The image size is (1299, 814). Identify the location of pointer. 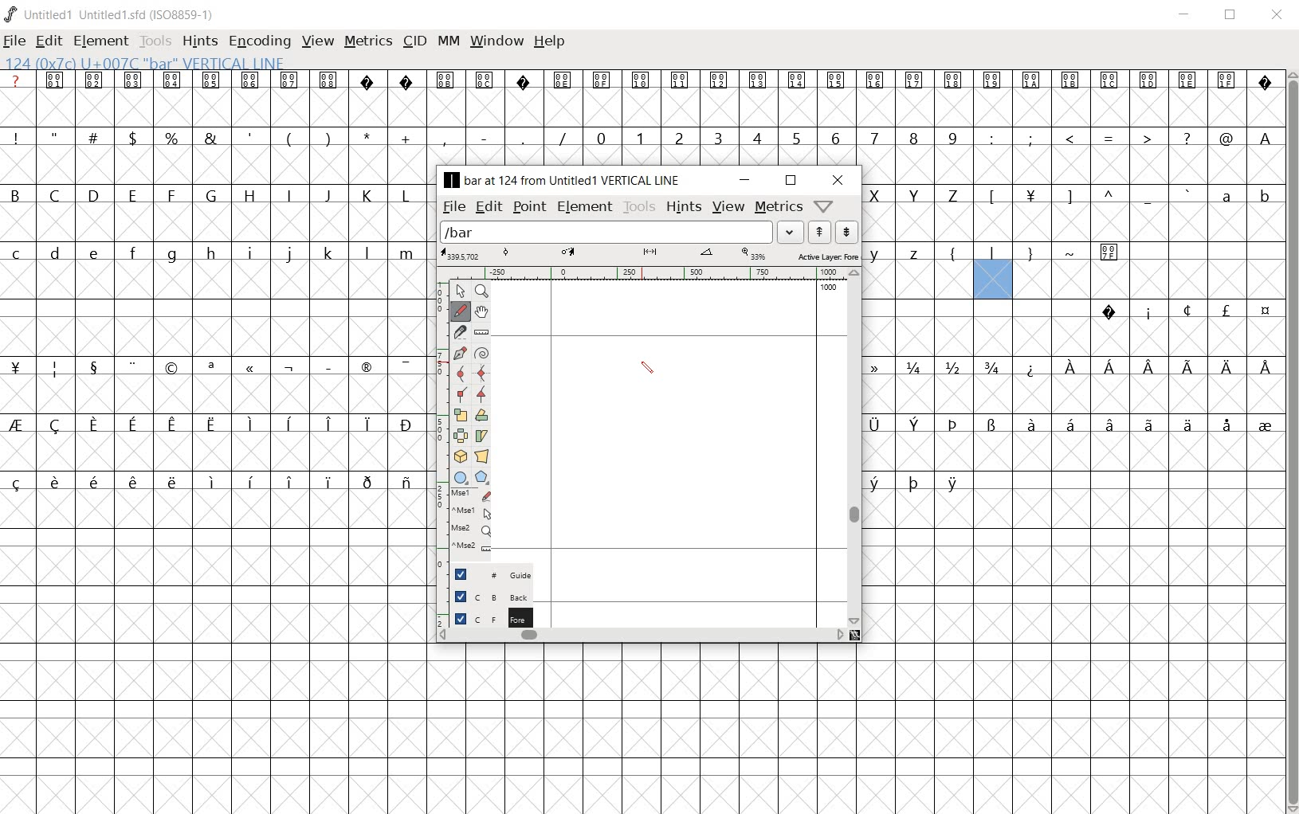
(458, 292).